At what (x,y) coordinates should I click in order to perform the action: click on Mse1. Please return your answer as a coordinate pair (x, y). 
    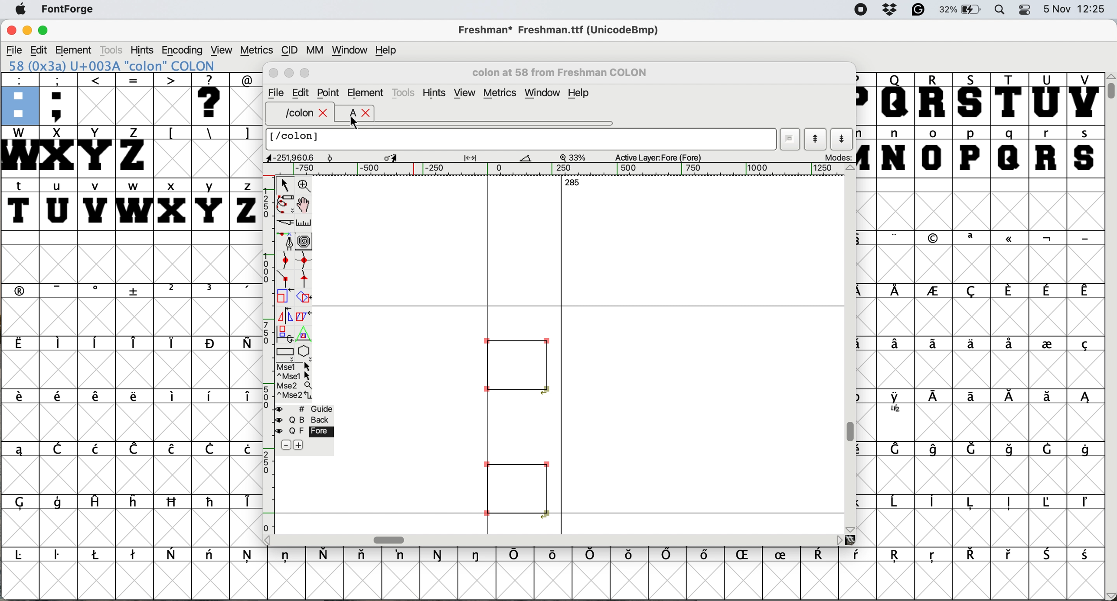
    Looking at the image, I should click on (296, 365).